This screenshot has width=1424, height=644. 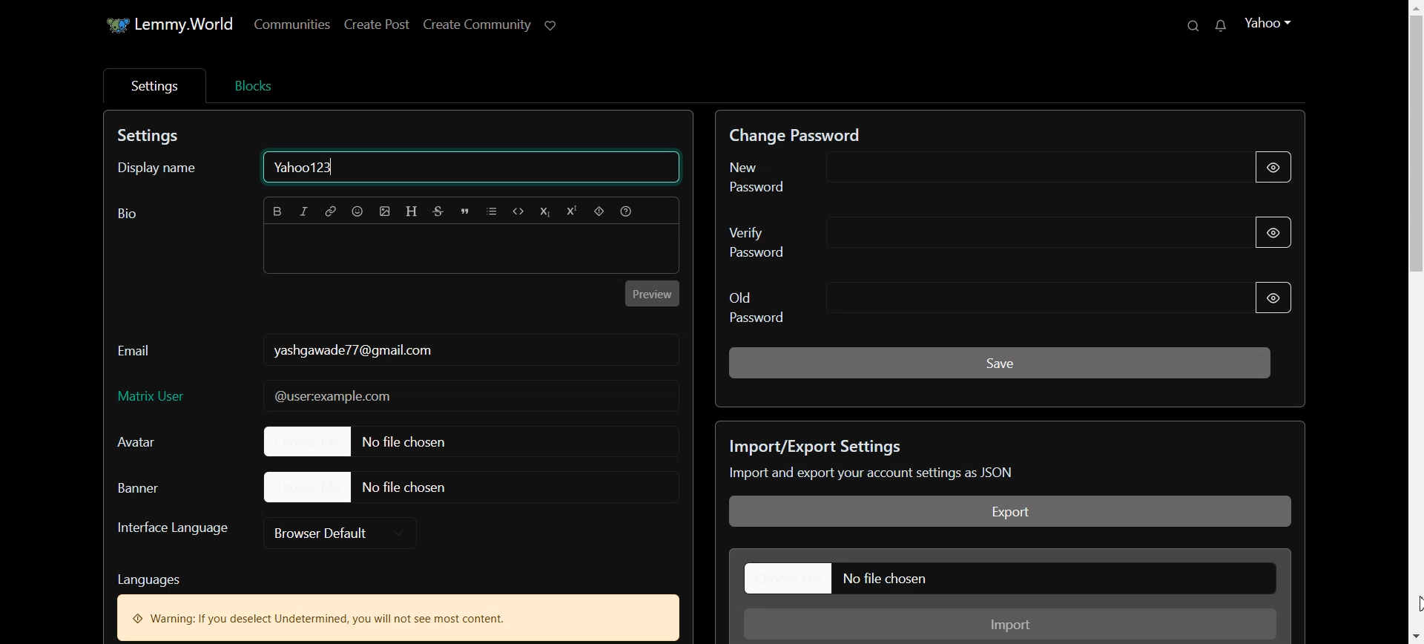 I want to click on List, so click(x=493, y=212).